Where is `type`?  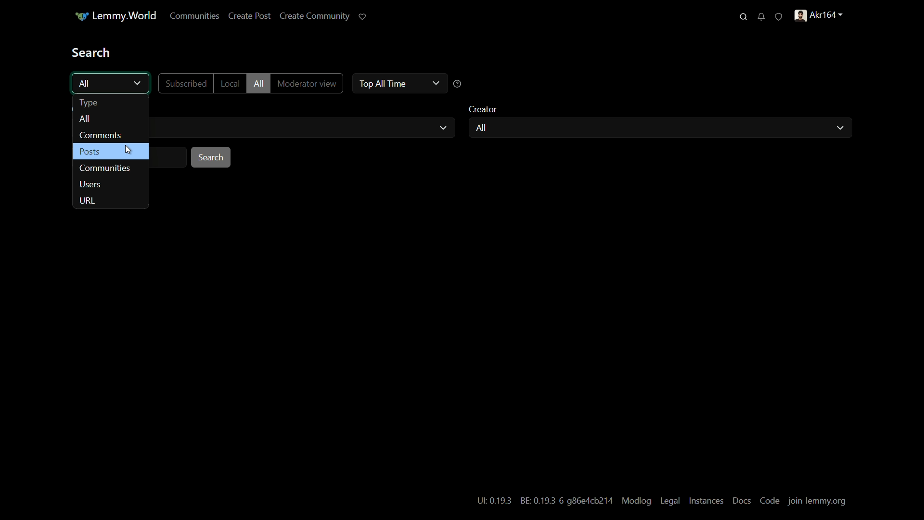
type is located at coordinates (89, 103).